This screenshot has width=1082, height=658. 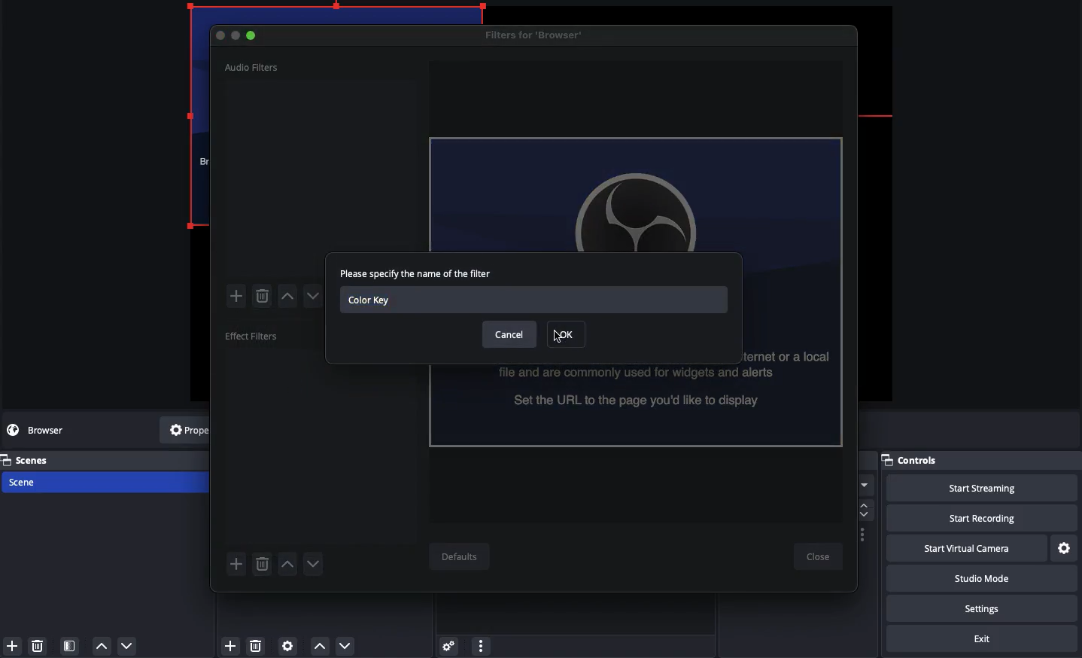 I want to click on Audio filters, so click(x=253, y=67).